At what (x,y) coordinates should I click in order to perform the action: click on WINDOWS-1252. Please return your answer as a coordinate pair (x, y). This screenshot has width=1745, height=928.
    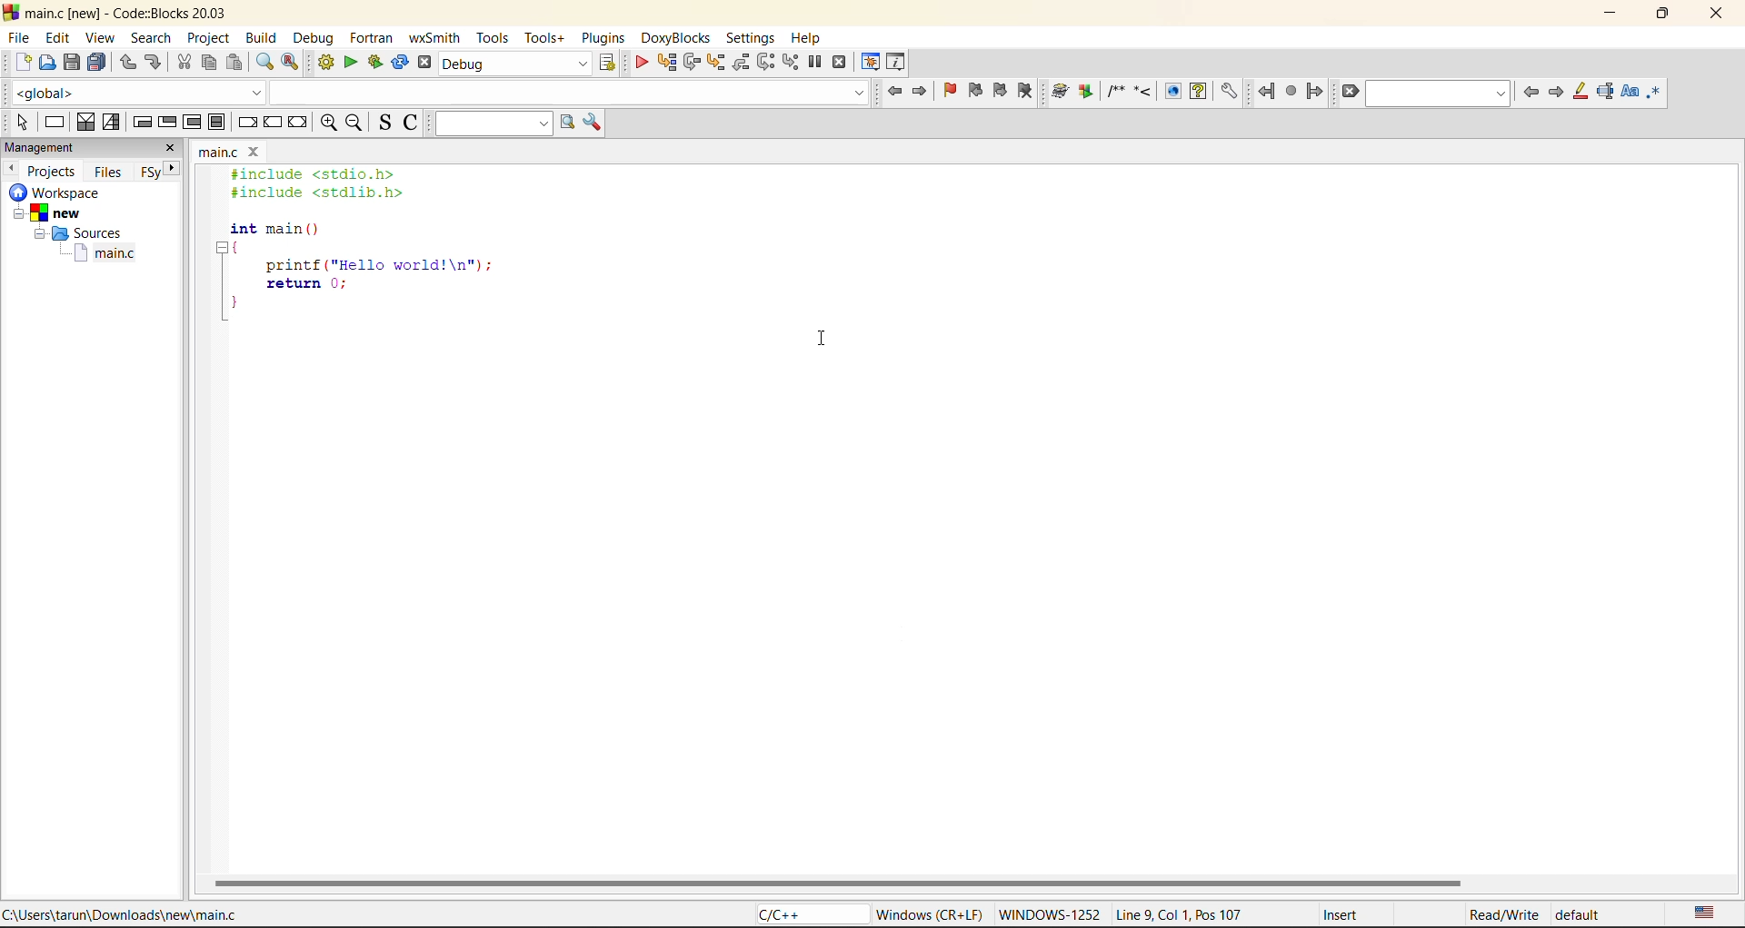
    Looking at the image, I should click on (1048, 916).